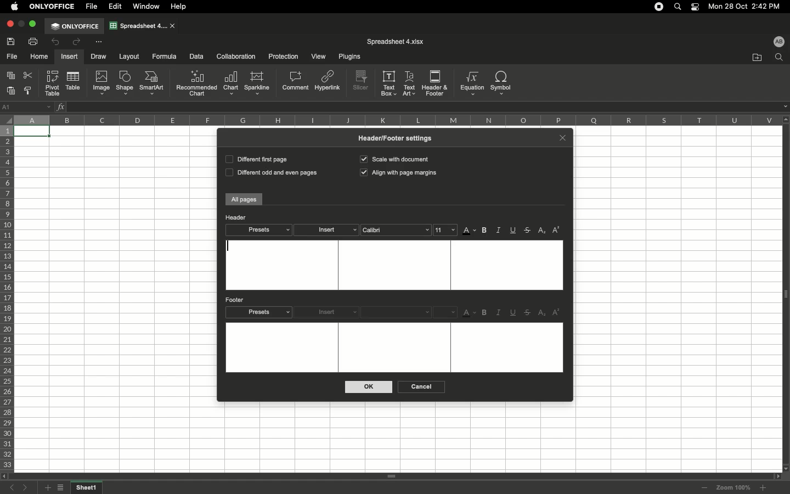 The height and width of the screenshot is (494, 790). Describe the element at coordinates (748, 6) in the screenshot. I see `Date/time` at that location.